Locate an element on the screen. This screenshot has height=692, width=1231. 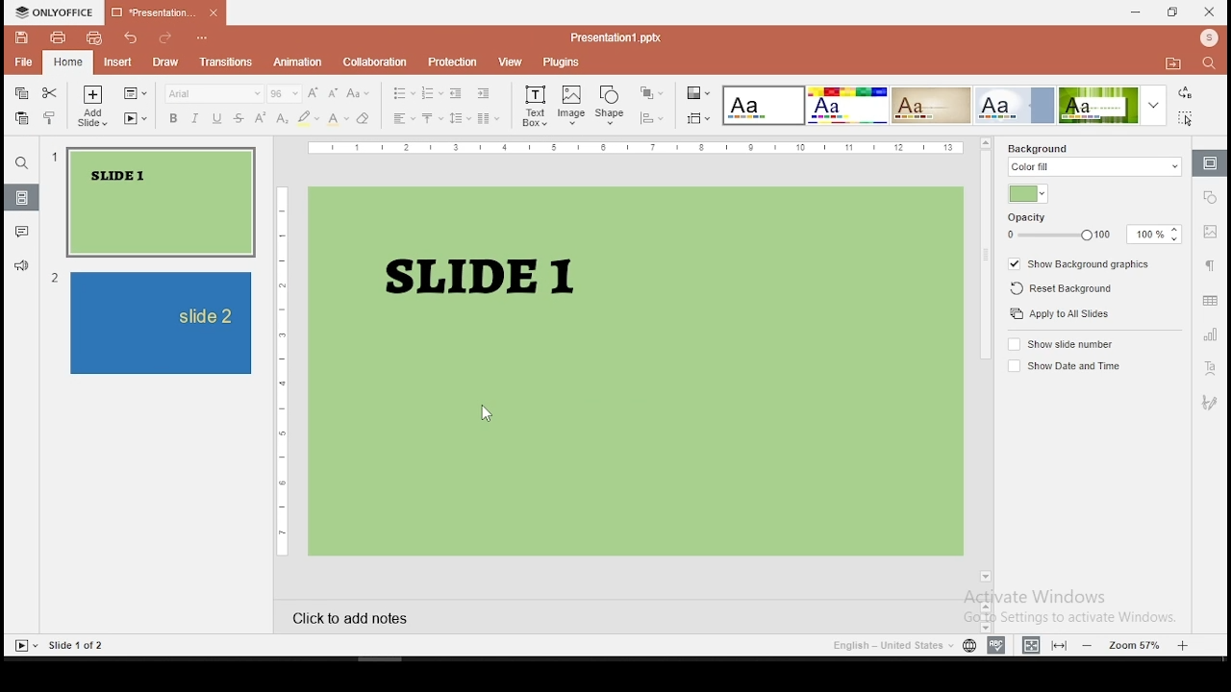
language is located at coordinates (892, 646).